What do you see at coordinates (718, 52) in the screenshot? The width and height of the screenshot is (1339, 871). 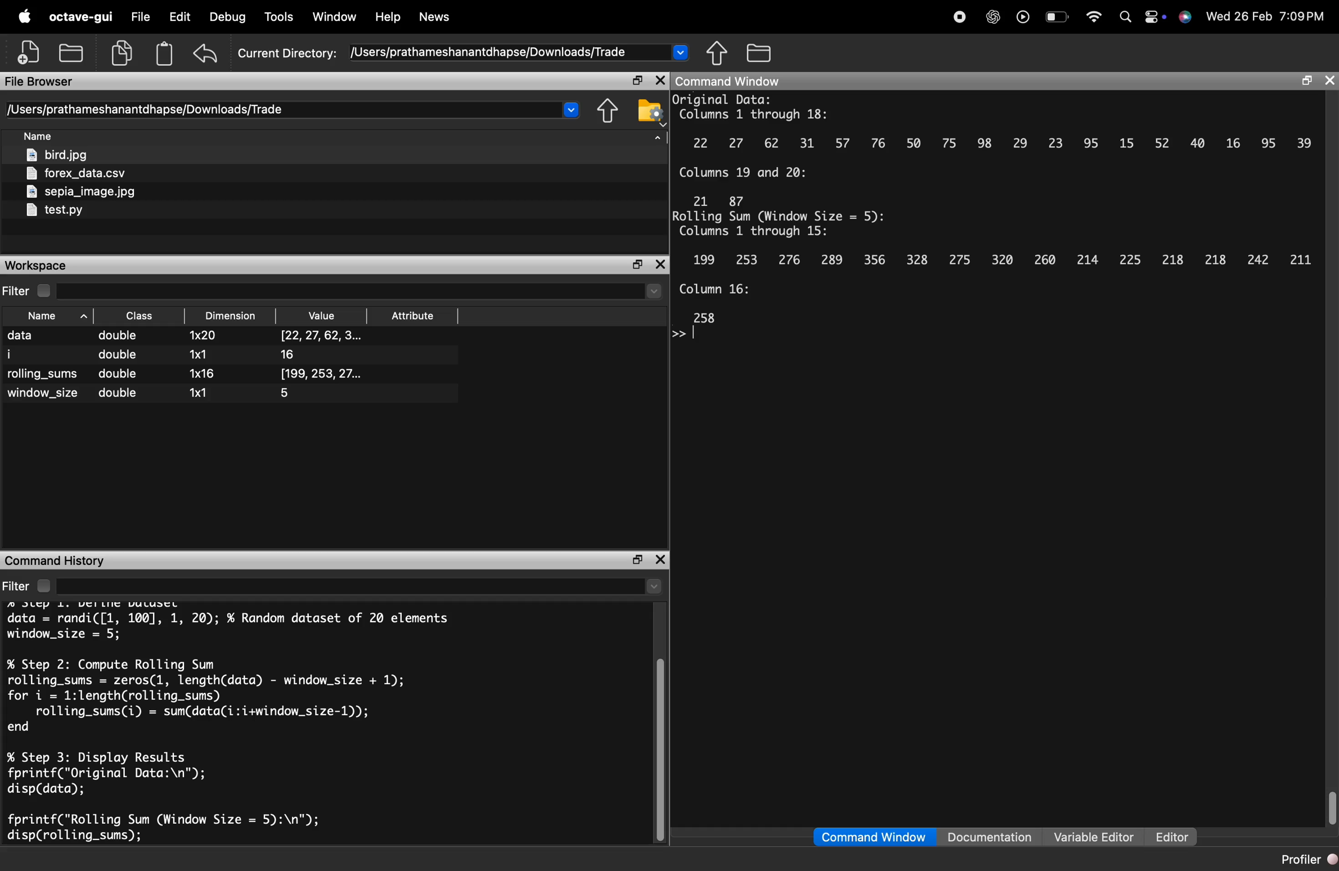 I see `one directory up` at bounding box center [718, 52].